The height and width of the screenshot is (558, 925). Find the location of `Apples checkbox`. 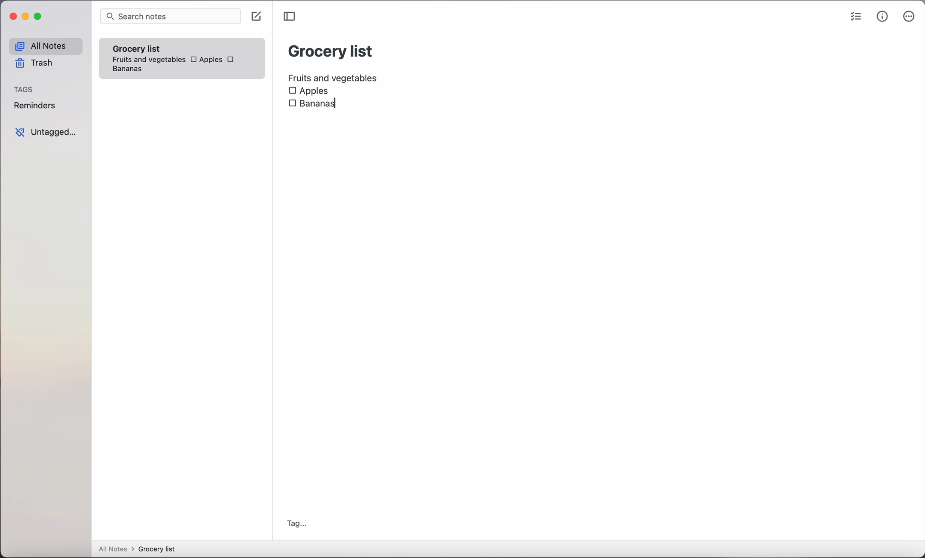

Apples checkbox is located at coordinates (206, 59).